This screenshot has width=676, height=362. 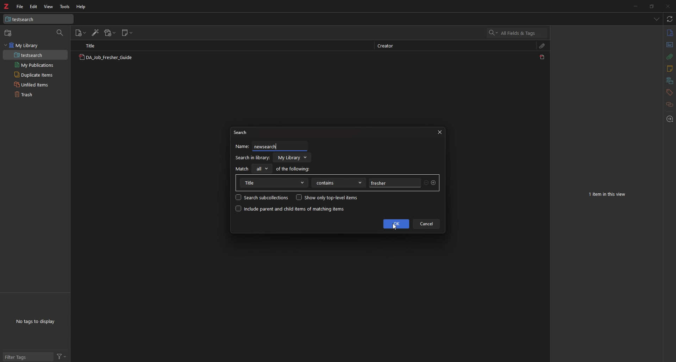 What do you see at coordinates (439, 132) in the screenshot?
I see `close` at bounding box center [439, 132].